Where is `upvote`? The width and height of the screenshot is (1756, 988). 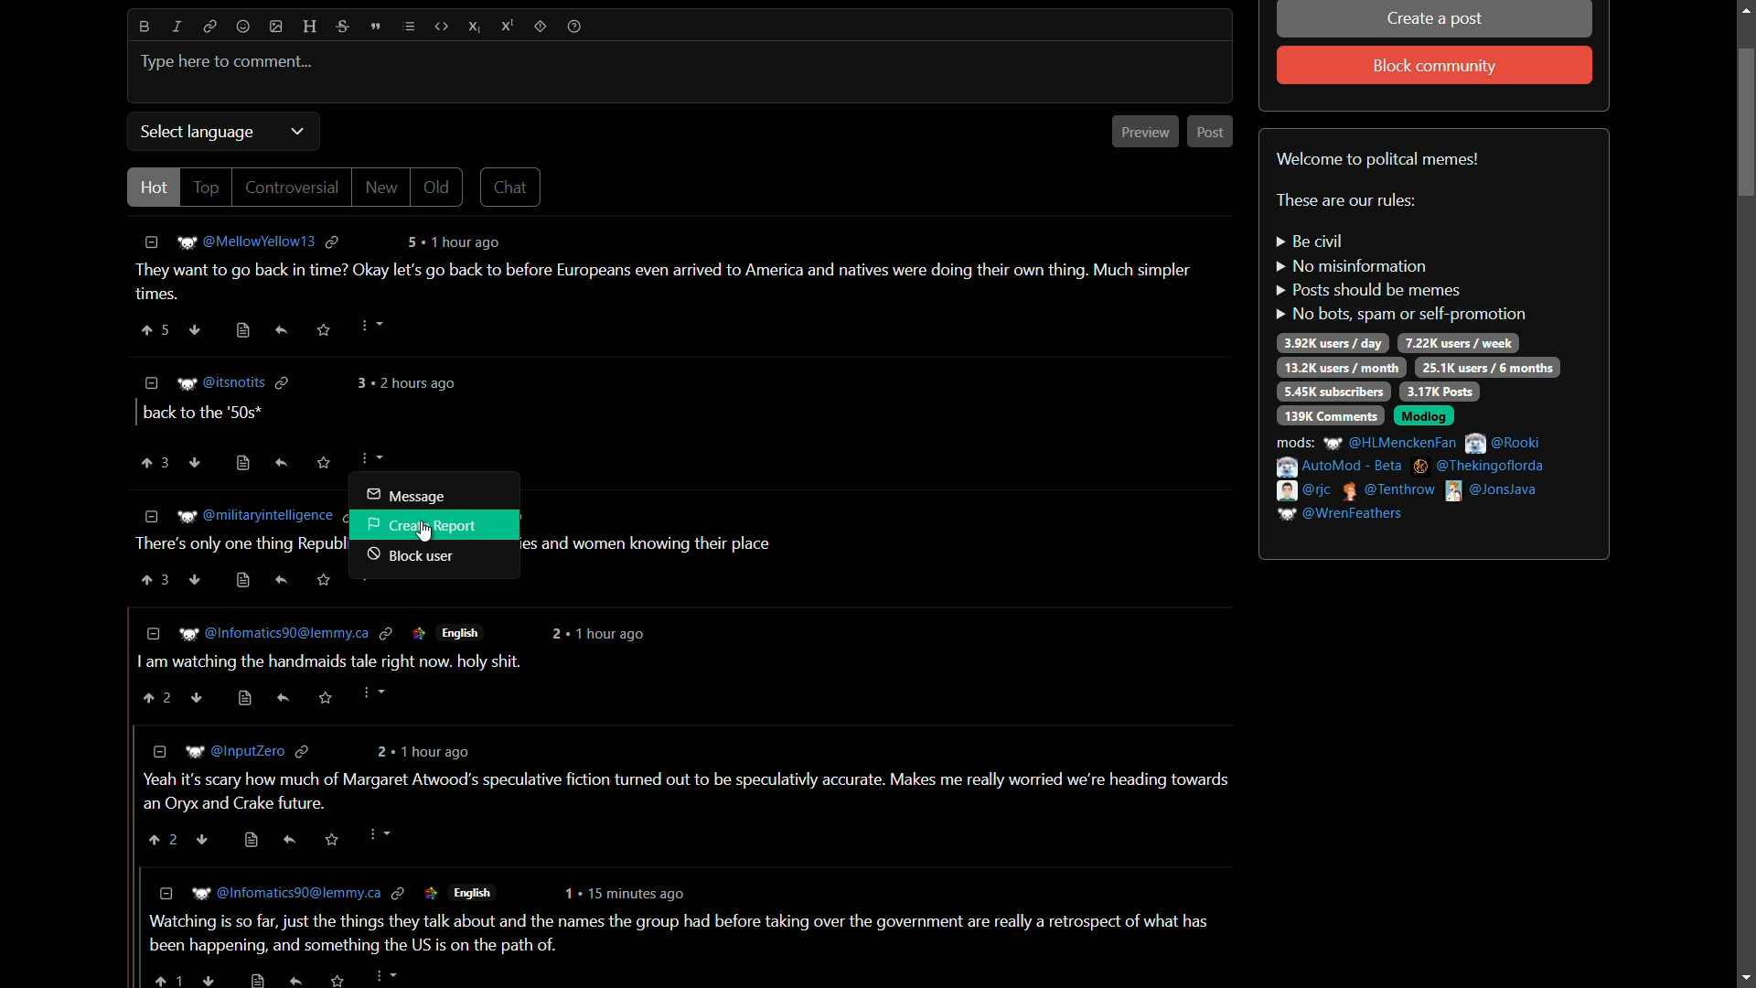
upvote is located at coordinates (155, 461).